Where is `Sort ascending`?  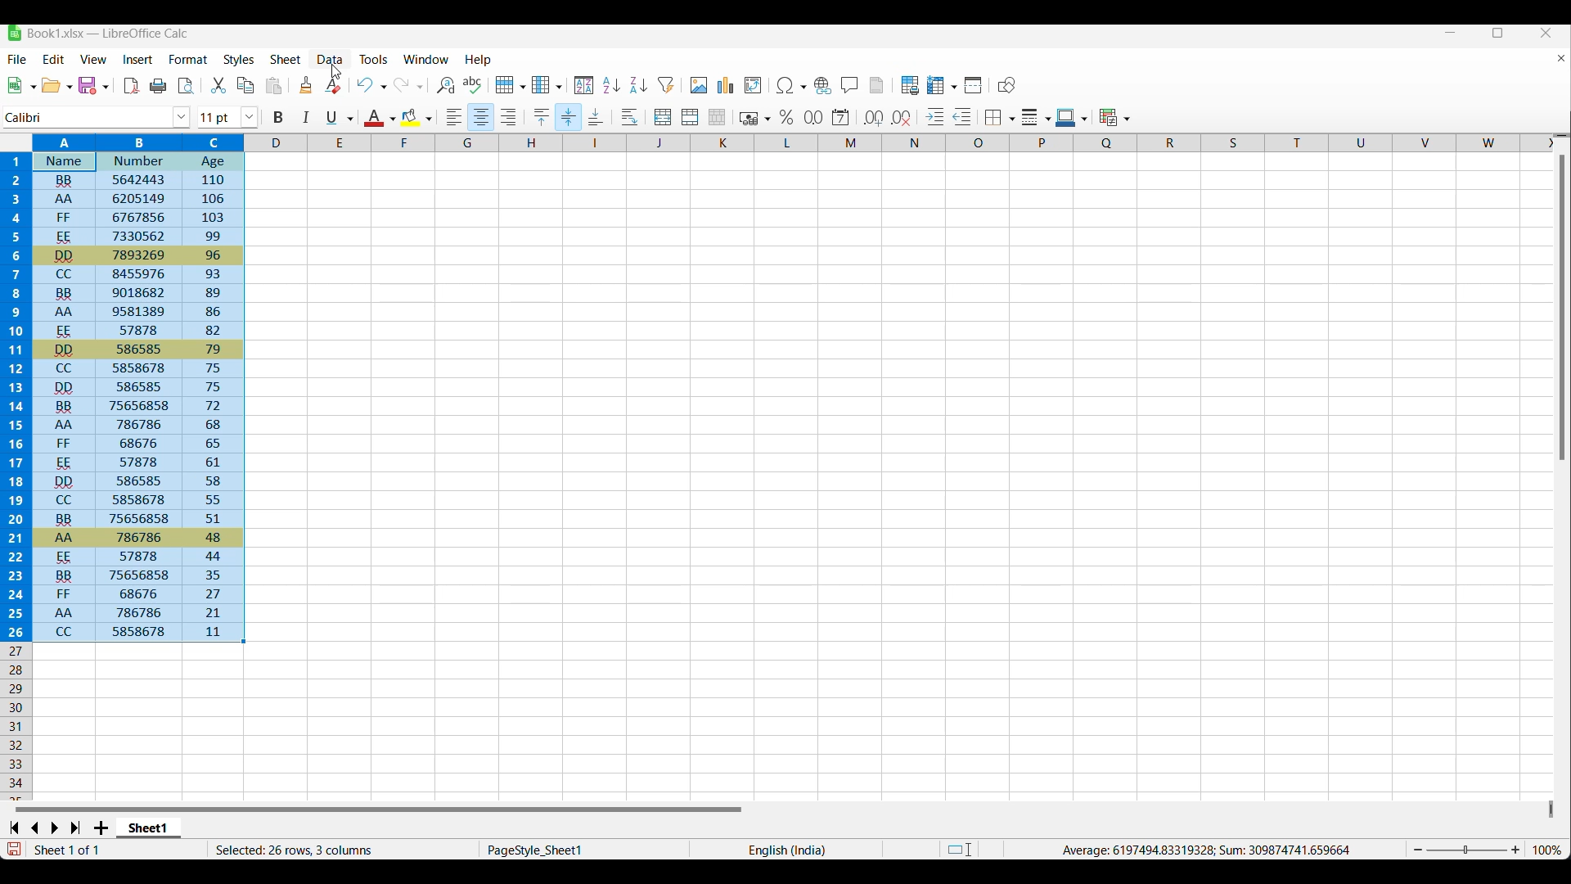 Sort ascending is located at coordinates (639, 85).